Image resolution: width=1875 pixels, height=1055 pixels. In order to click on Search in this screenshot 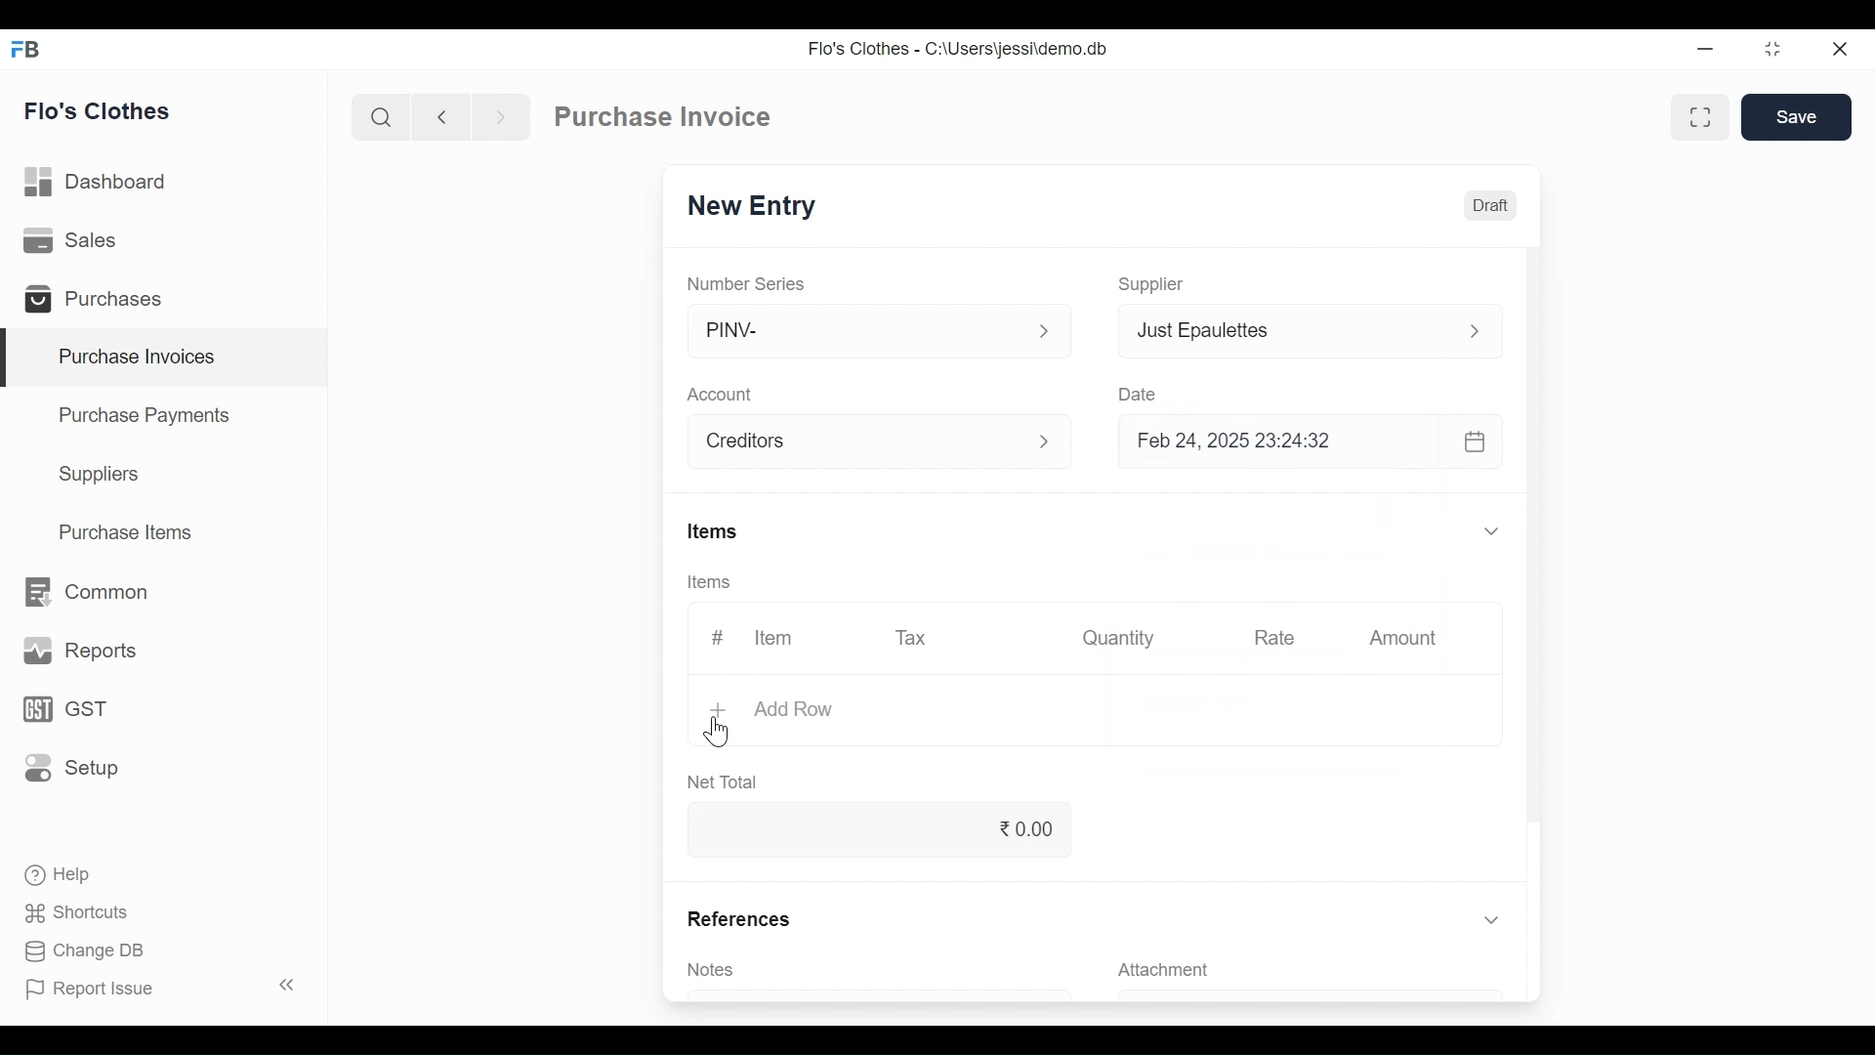, I will do `click(382, 116)`.